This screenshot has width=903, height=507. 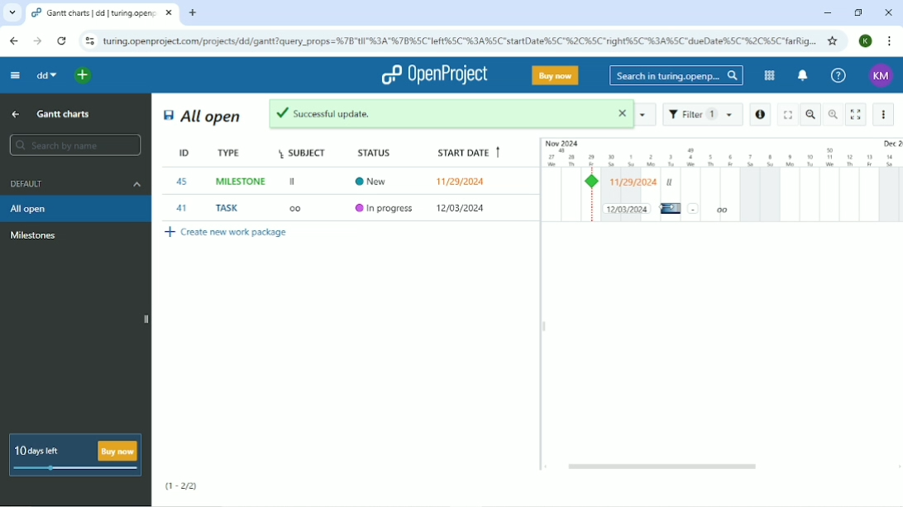 What do you see at coordinates (230, 208) in the screenshot?
I see `TASK` at bounding box center [230, 208].